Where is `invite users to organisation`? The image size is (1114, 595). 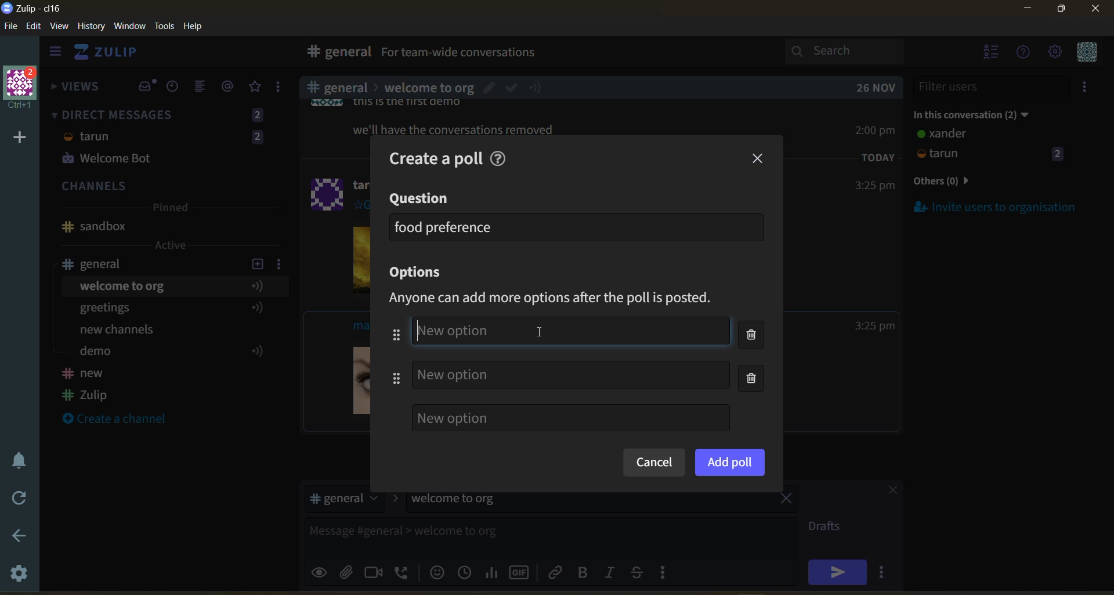
invite users to organisation is located at coordinates (996, 206).